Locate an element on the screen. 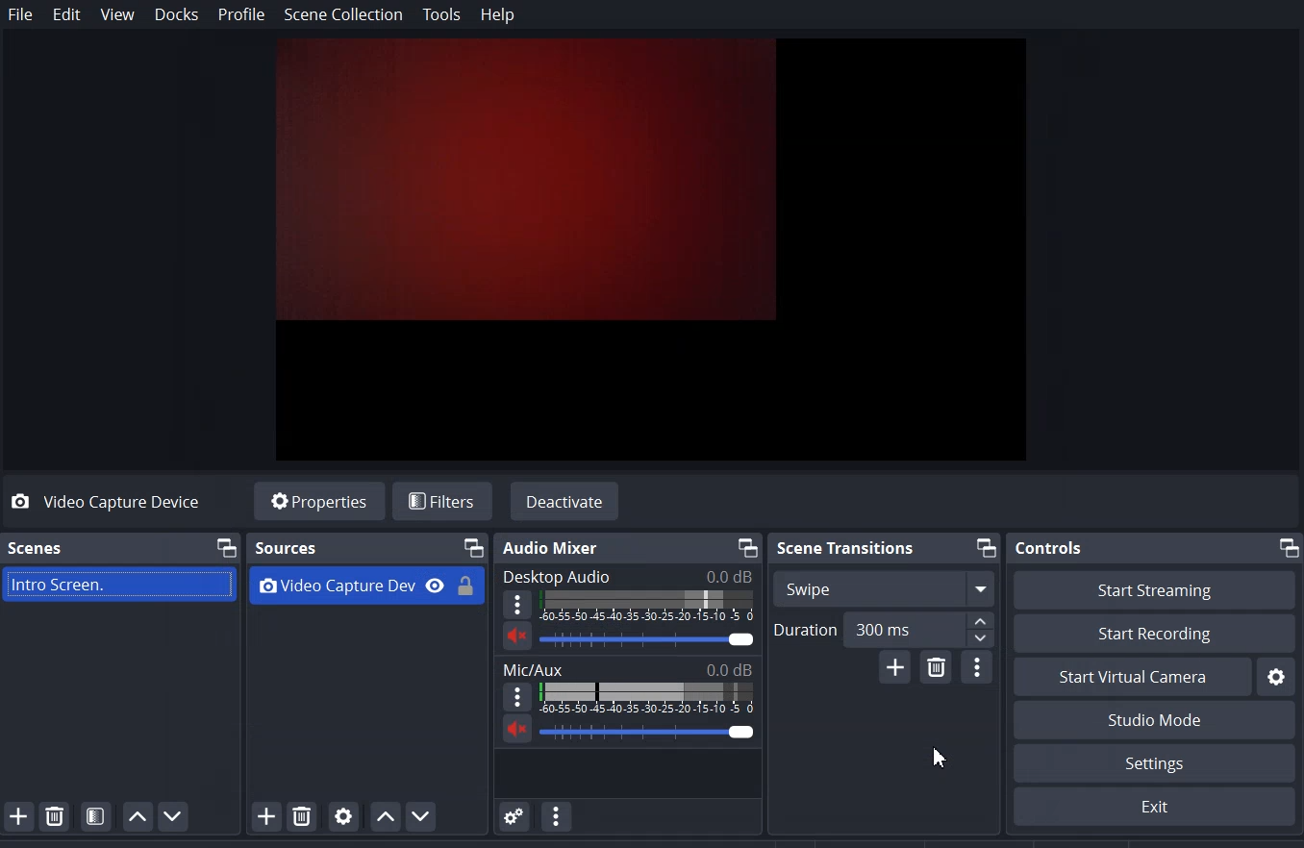 The image size is (1304, 848). Intro screen is located at coordinates (121, 583).